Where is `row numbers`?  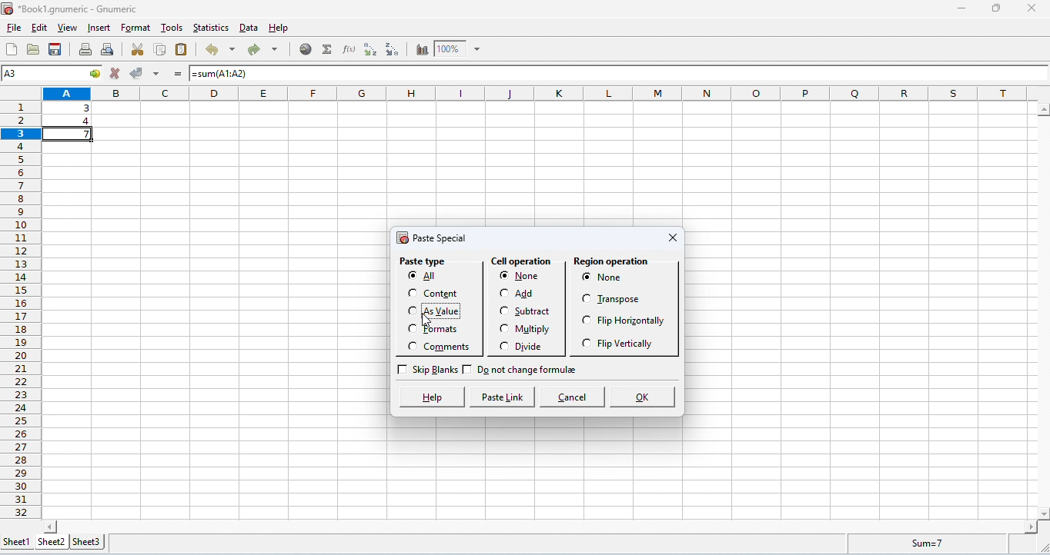
row numbers is located at coordinates (20, 306).